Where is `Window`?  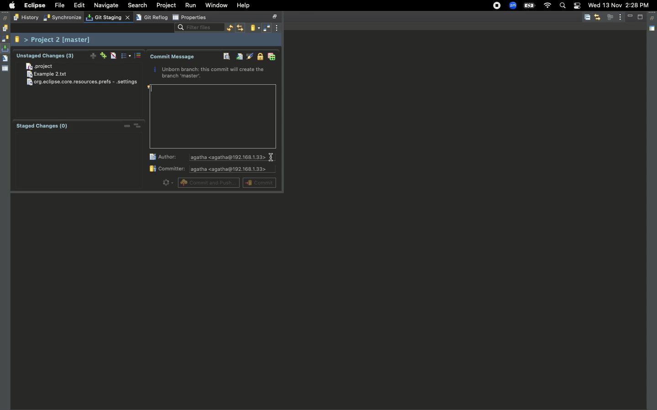 Window is located at coordinates (217, 6).